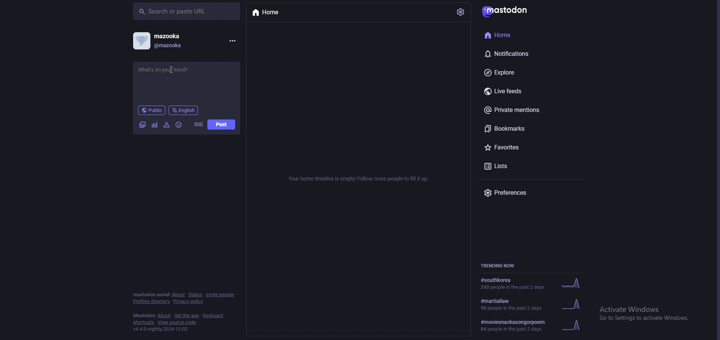 Image resolution: width=720 pixels, height=340 pixels. Describe the element at coordinates (523, 91) in the screenshot. I see `live feeds` at that location.